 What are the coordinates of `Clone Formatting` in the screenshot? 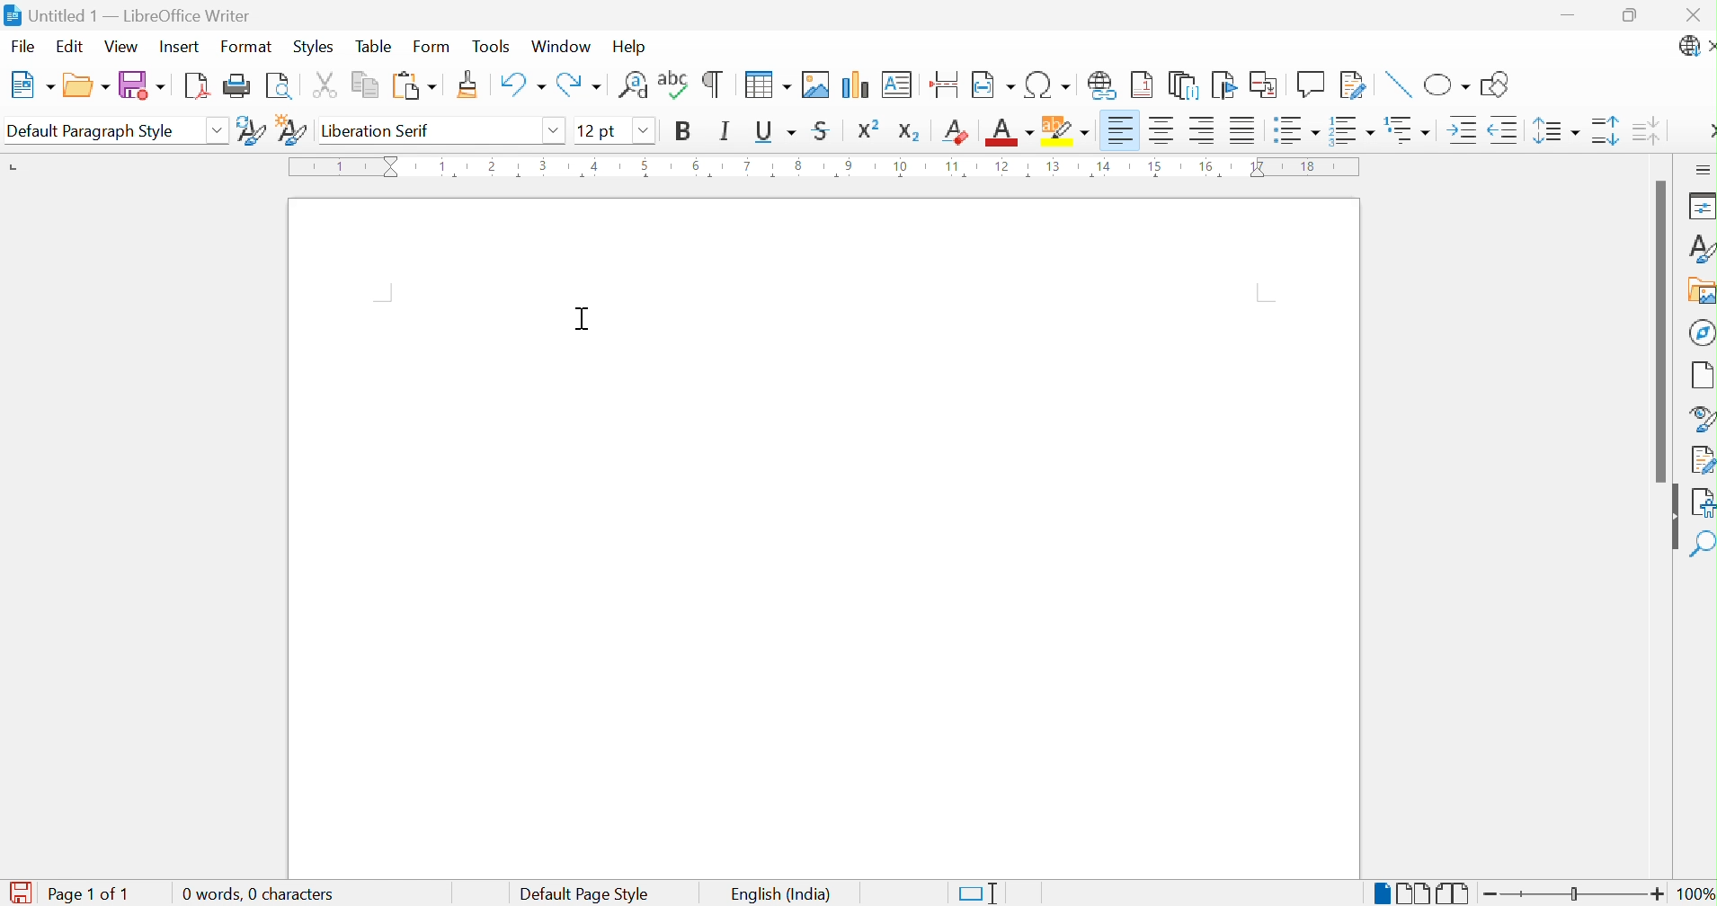 It's located at (468, 84).